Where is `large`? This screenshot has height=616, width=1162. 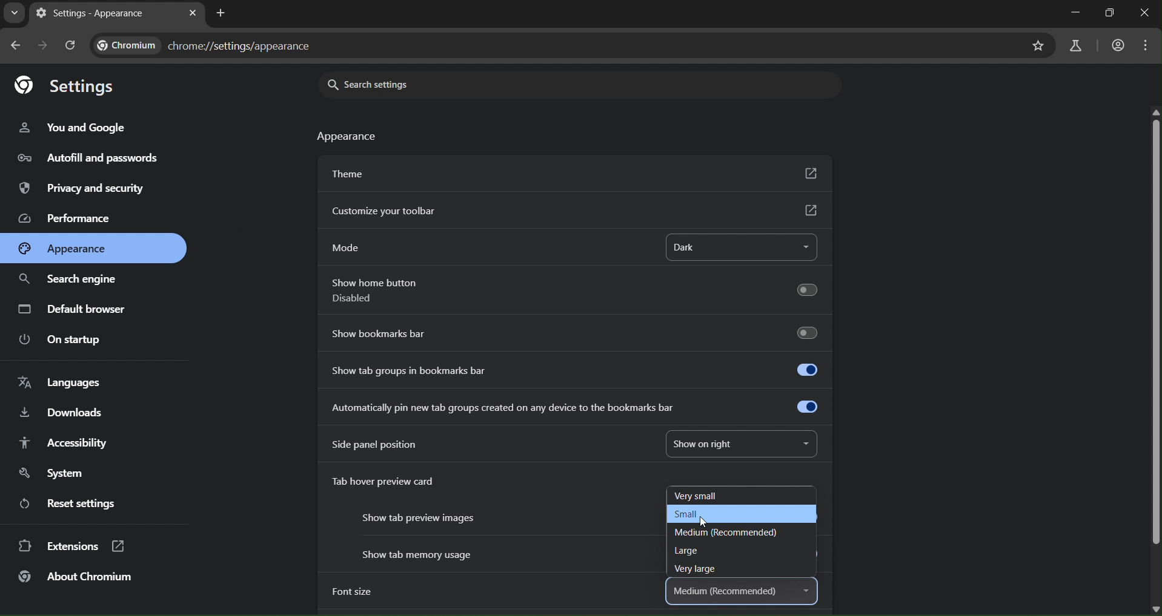 large is located at coordinates (690, 551).